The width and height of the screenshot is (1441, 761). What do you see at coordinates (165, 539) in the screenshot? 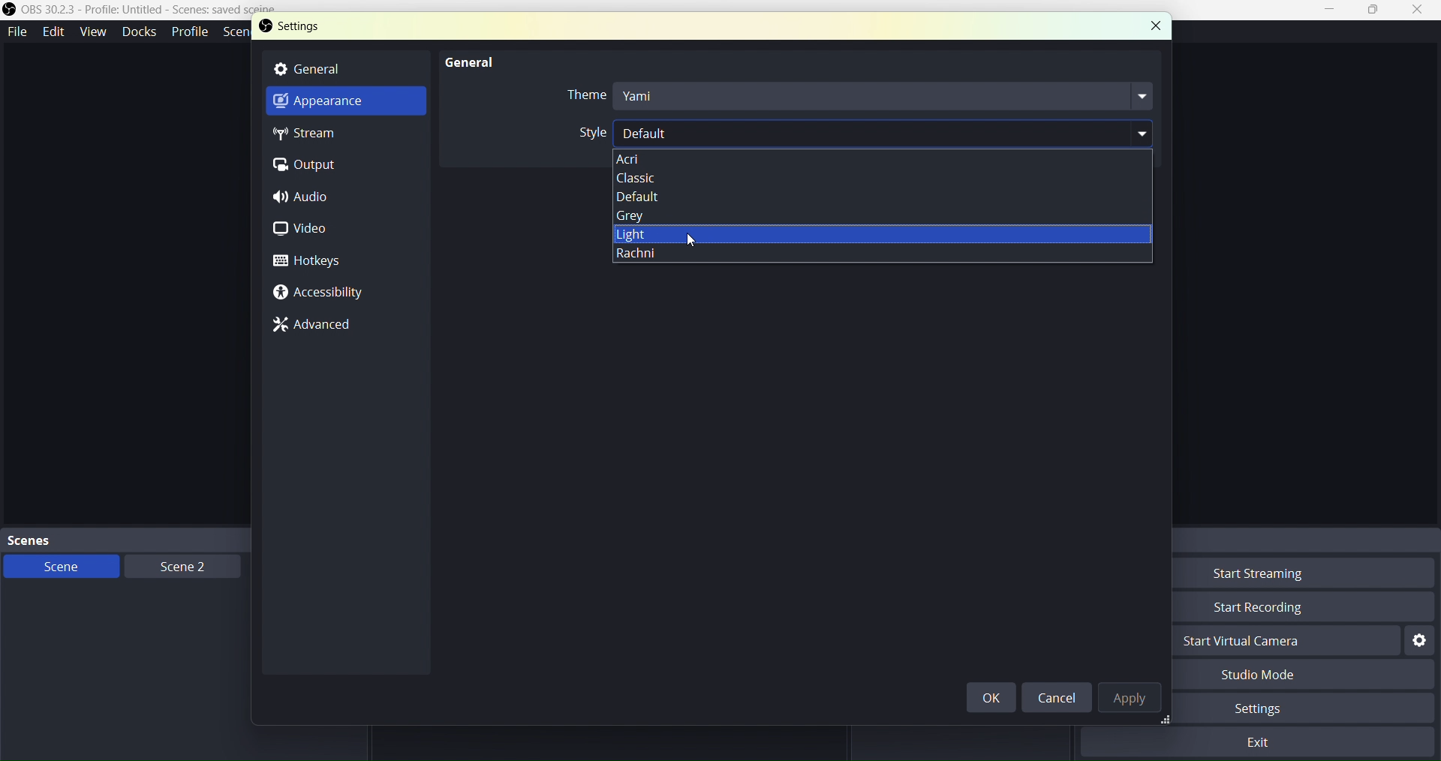
I see `Scenes` at bounding box center [165, 539].